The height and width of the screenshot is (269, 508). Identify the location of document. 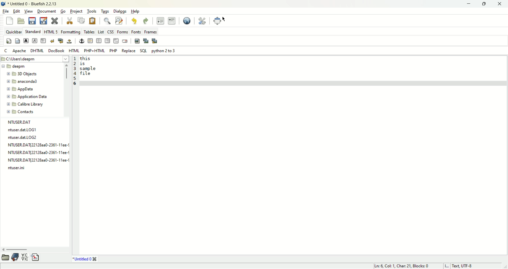
(46, 11).